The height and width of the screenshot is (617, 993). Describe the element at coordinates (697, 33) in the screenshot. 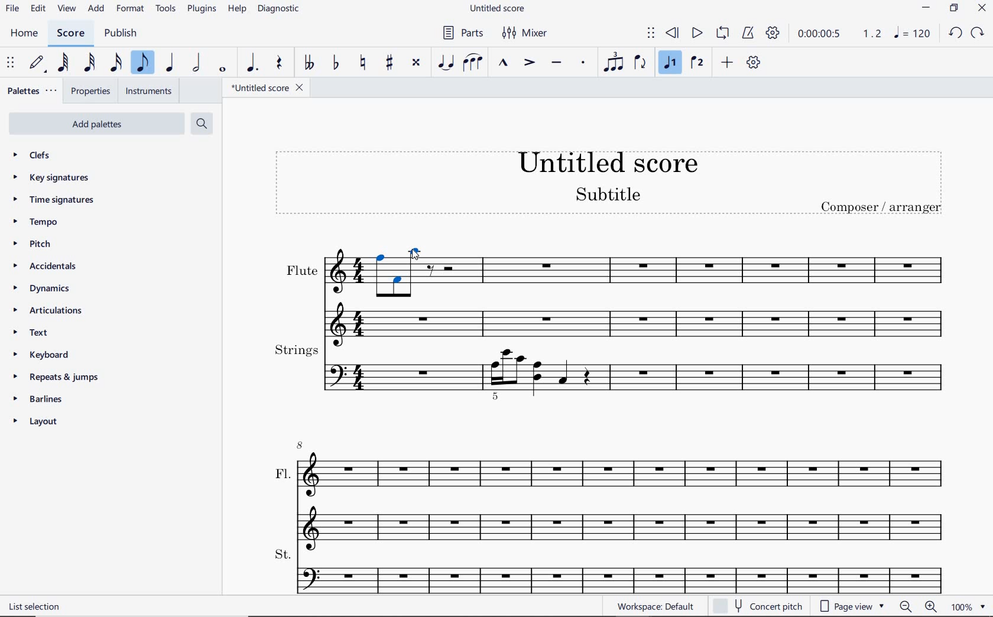

I see `PLAY` at that location.